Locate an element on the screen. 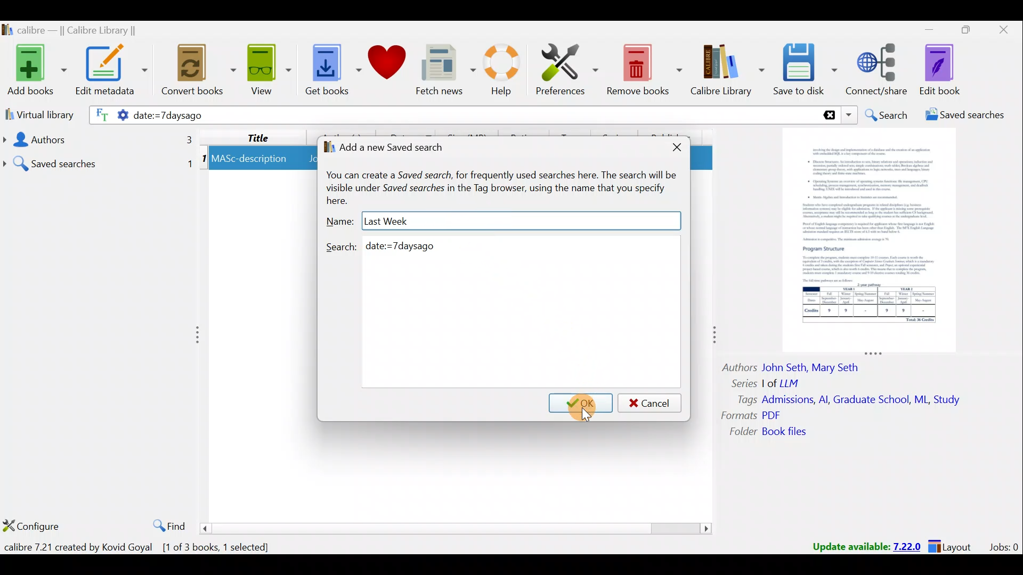 The width and height of the screenshot is (1023, 575). Convert books is located at coordinates (199, 73).